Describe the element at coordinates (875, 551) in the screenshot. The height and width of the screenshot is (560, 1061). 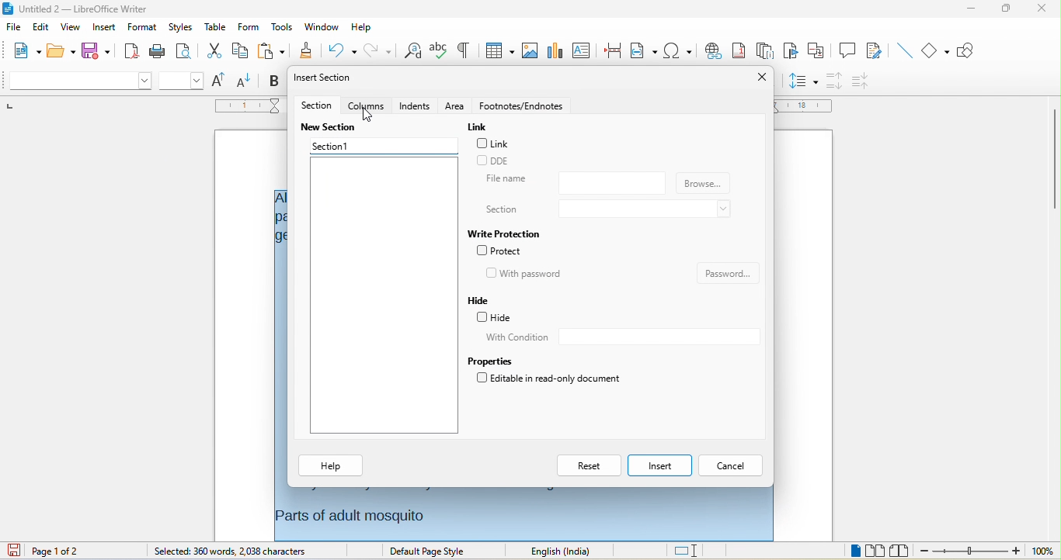
I see `multiple page view` at that location.